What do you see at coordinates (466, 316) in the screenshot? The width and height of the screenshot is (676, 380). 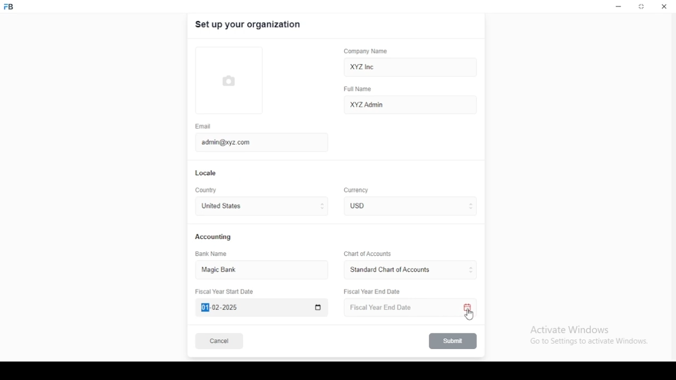 I see `mouse pointer` at bounding box center [466, 316].